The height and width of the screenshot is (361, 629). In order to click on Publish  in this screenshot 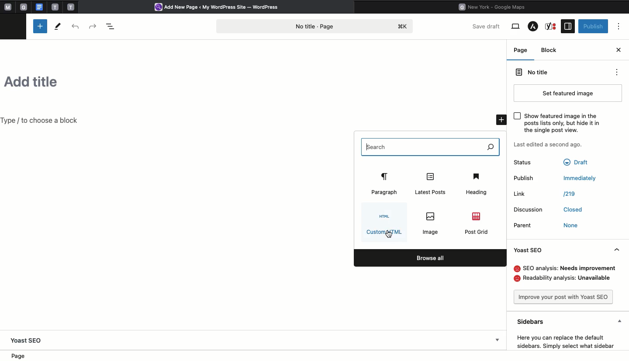, I will do `click(594, 26)`.